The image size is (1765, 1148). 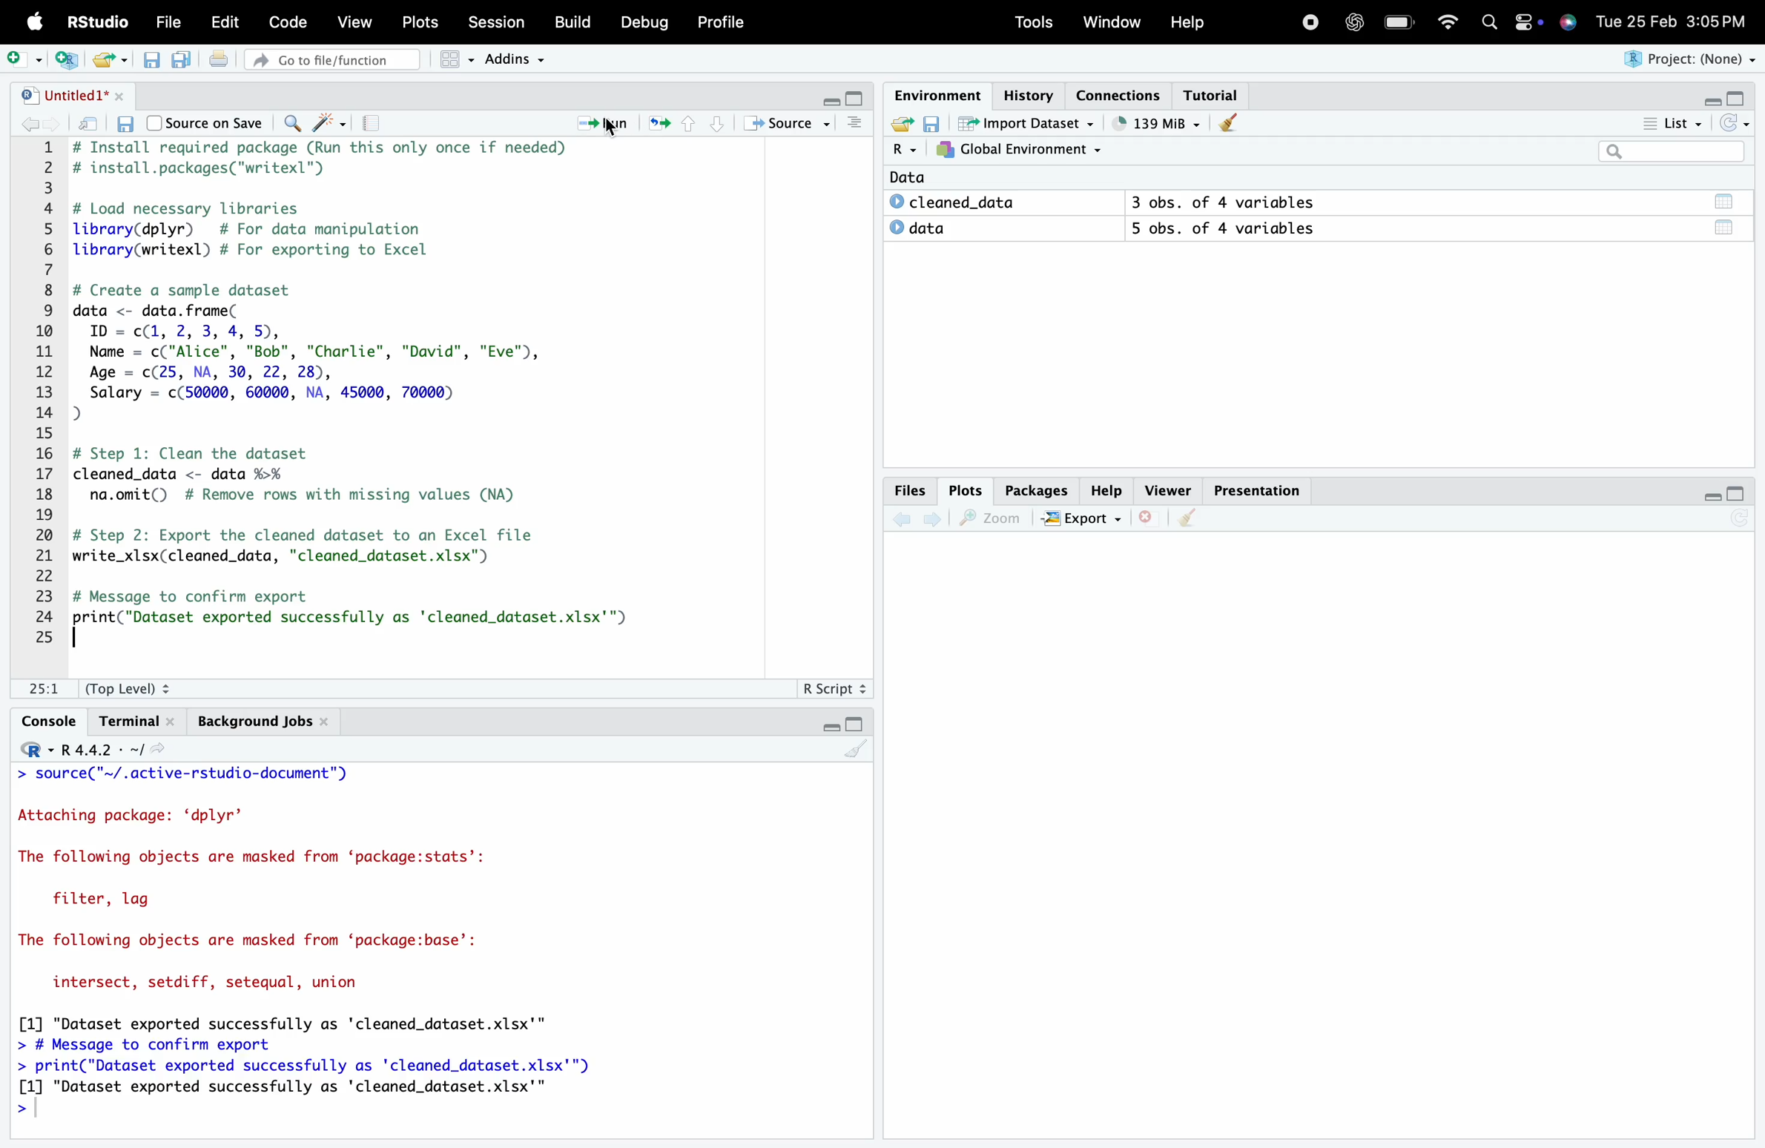 I want to click on Show document outline (Ctrl + Shift + O), so click(x=856, y=123).